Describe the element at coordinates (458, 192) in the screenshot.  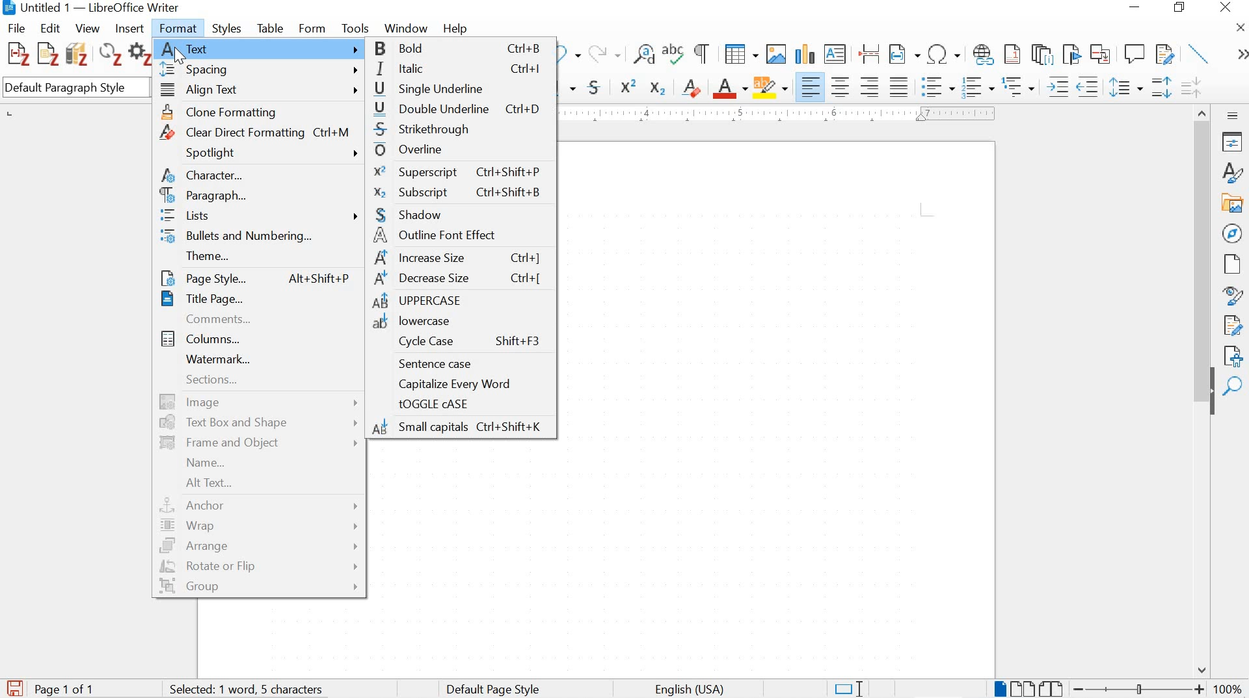
I see `subscript              Ctrl+Shift+B` at that location.